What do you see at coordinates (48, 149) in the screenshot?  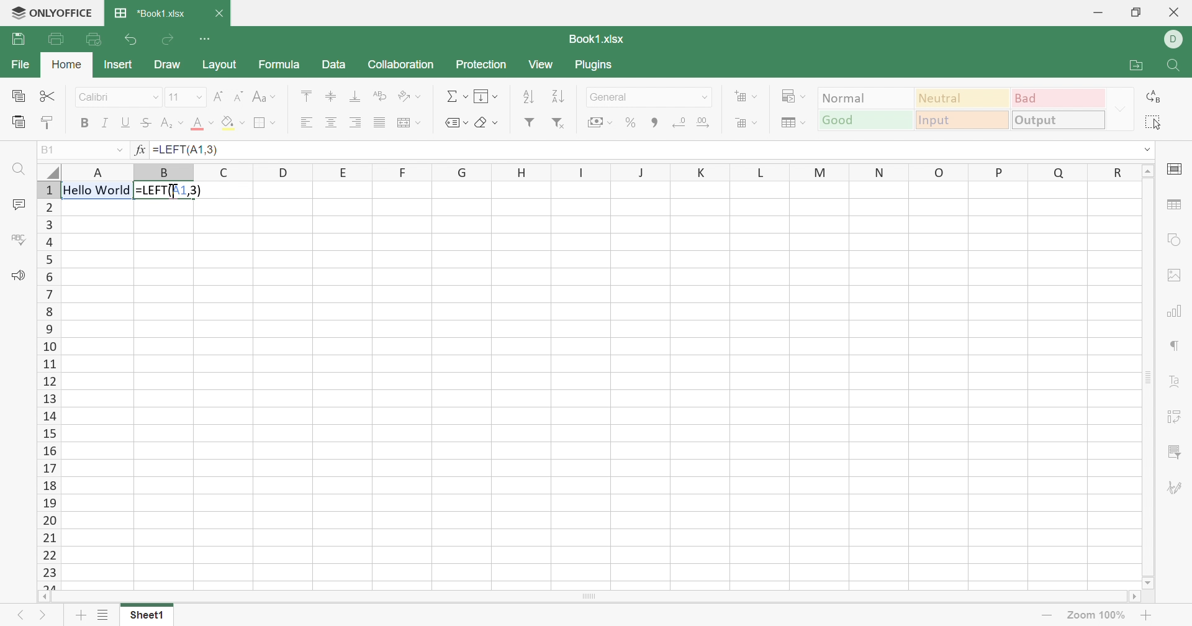 I see `B1` at bounding box center [48, 149].